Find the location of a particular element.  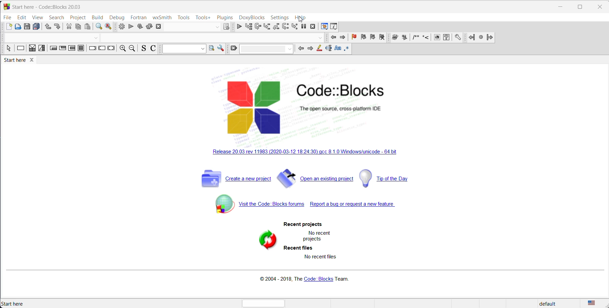

minimize is located at coordinates (561, 6).